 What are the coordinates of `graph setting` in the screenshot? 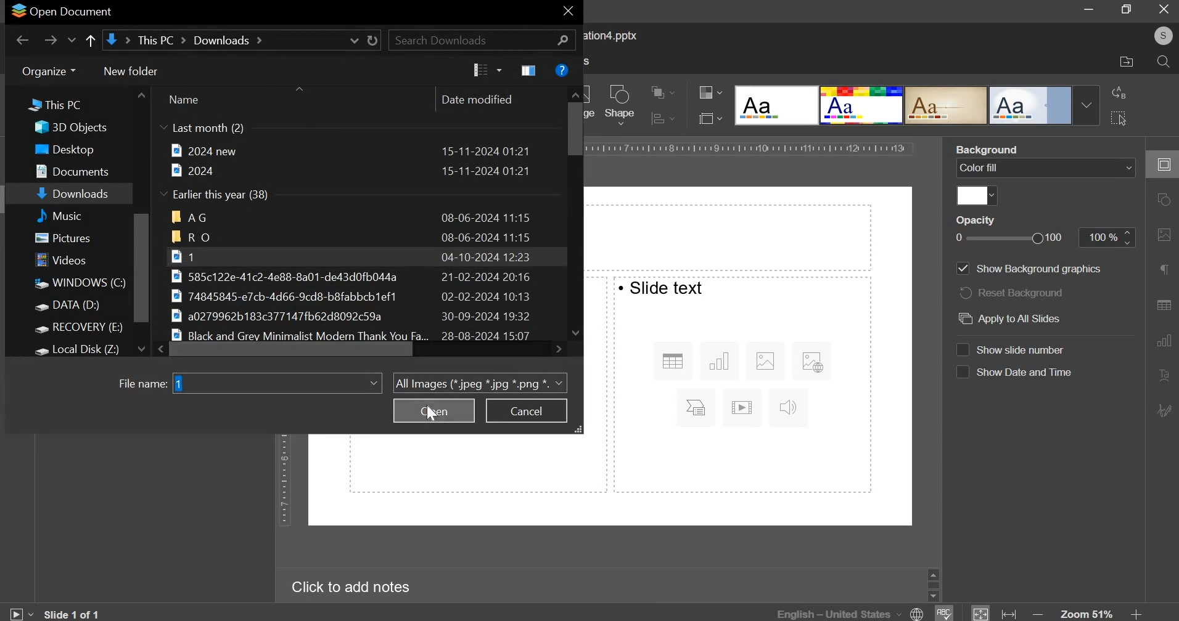 It's located at (1162, 339).